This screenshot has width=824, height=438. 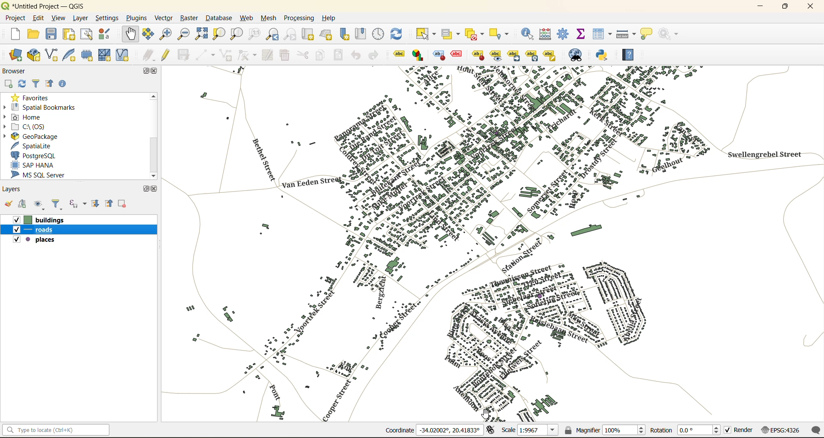 What do you see at coordinates (247, 56) in the screenshot?
I see `vertex tools` at bounding box center [247, 56].